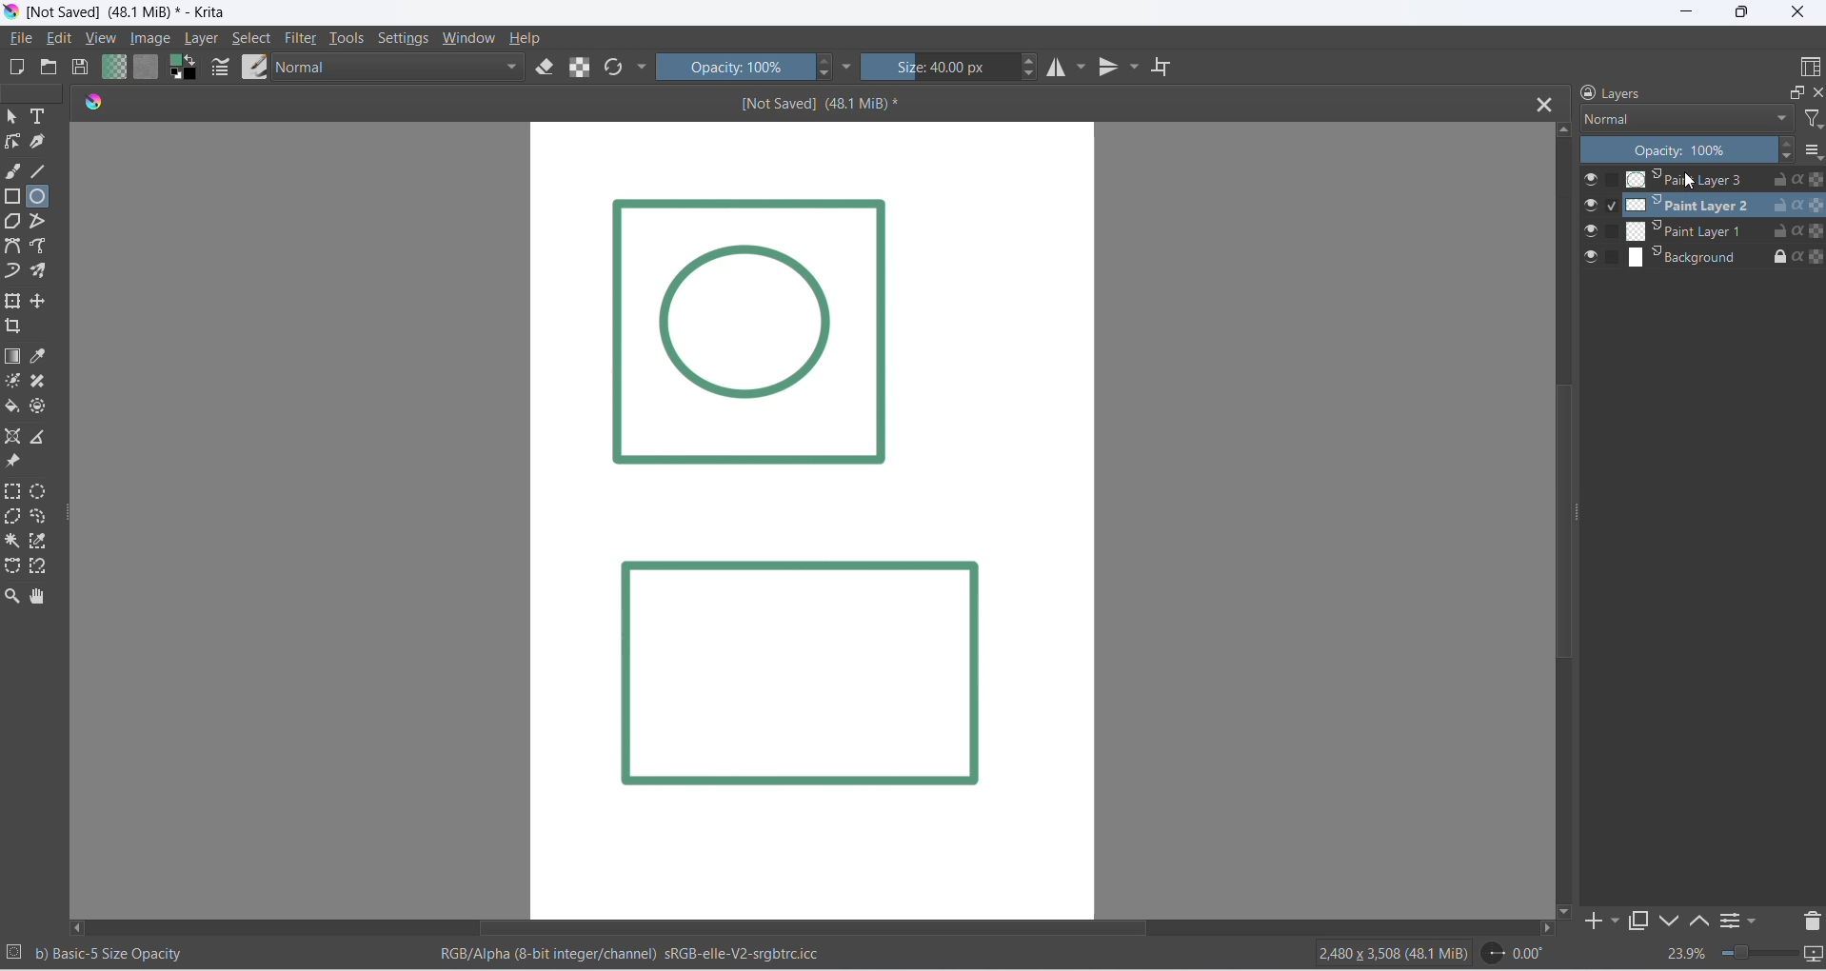 Image resolution: width=1826 pixels, height=971 pixels. What do you see at coordinates (1685, 118) in the screenshot?
I see `layer type` at bounding box center [1685, 118].